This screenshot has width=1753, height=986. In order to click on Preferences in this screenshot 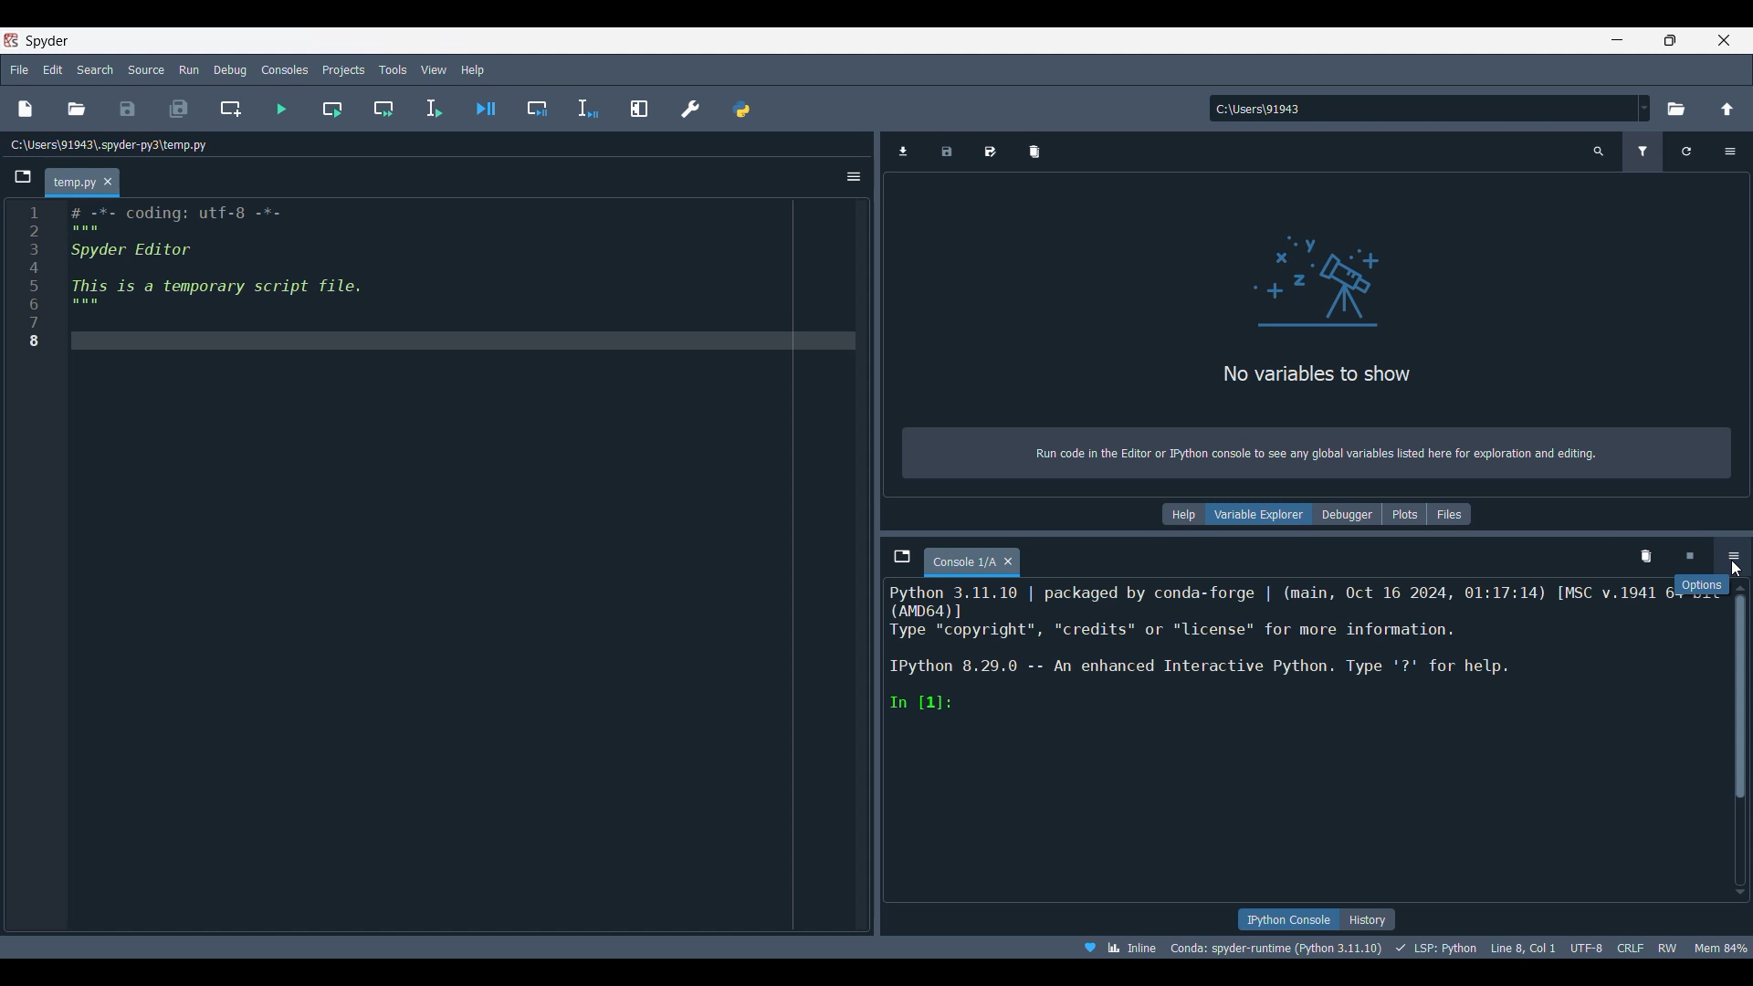, I will do `click(691, 108)`.